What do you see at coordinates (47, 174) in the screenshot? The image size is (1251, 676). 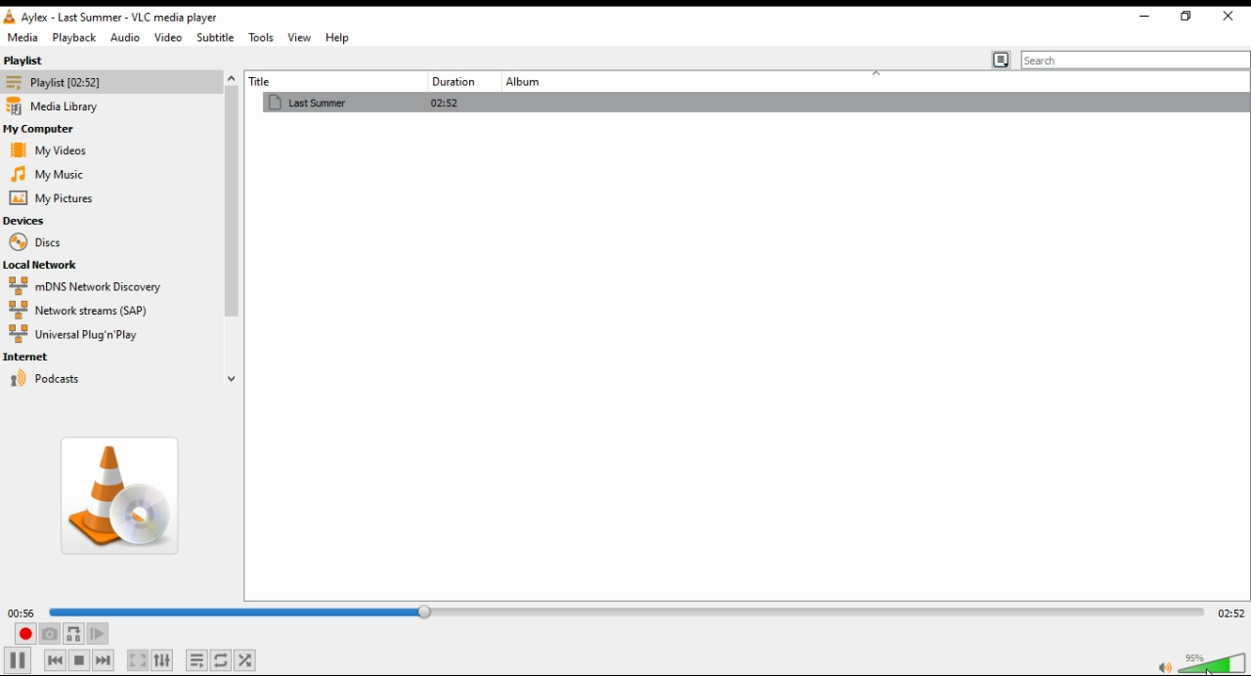 I see `my music` at bounding box center [47, 174].